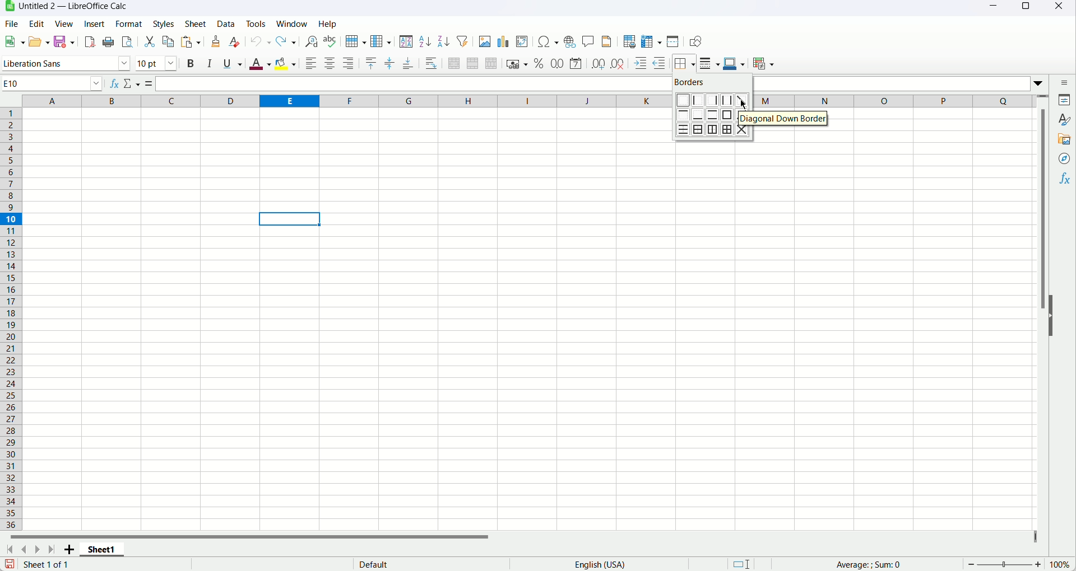 This screenshot has width=1076, height=571. Describe the element at coordinates (713, 128) in the screenshot. I see `outer border and vertical lines` at that location.